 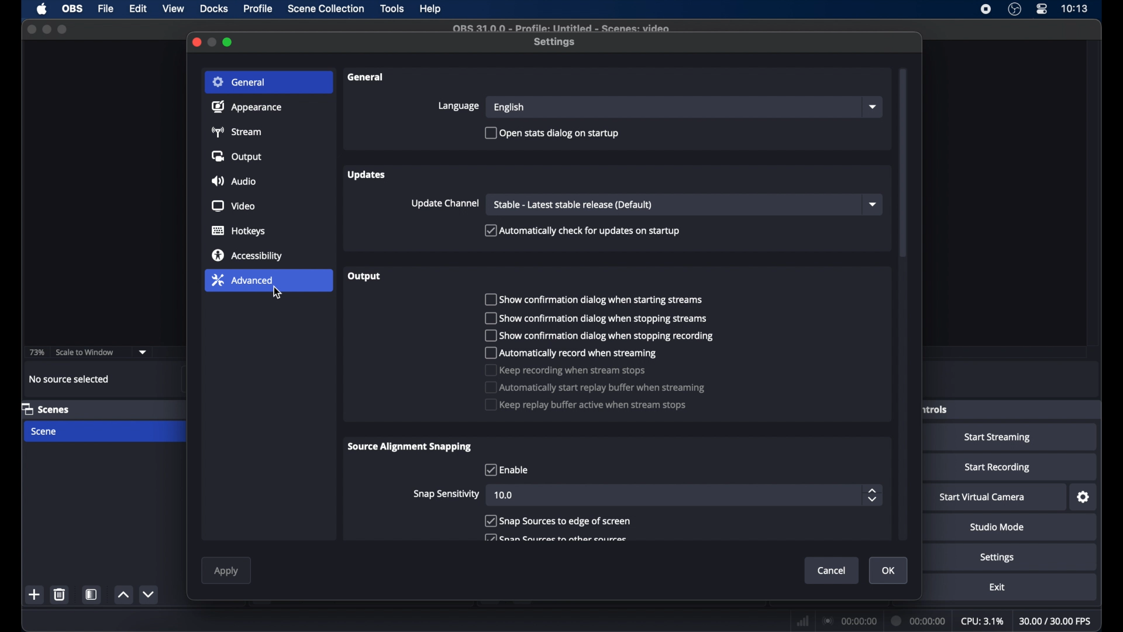 I want to click on apple icon, so click(x=42, y=9).